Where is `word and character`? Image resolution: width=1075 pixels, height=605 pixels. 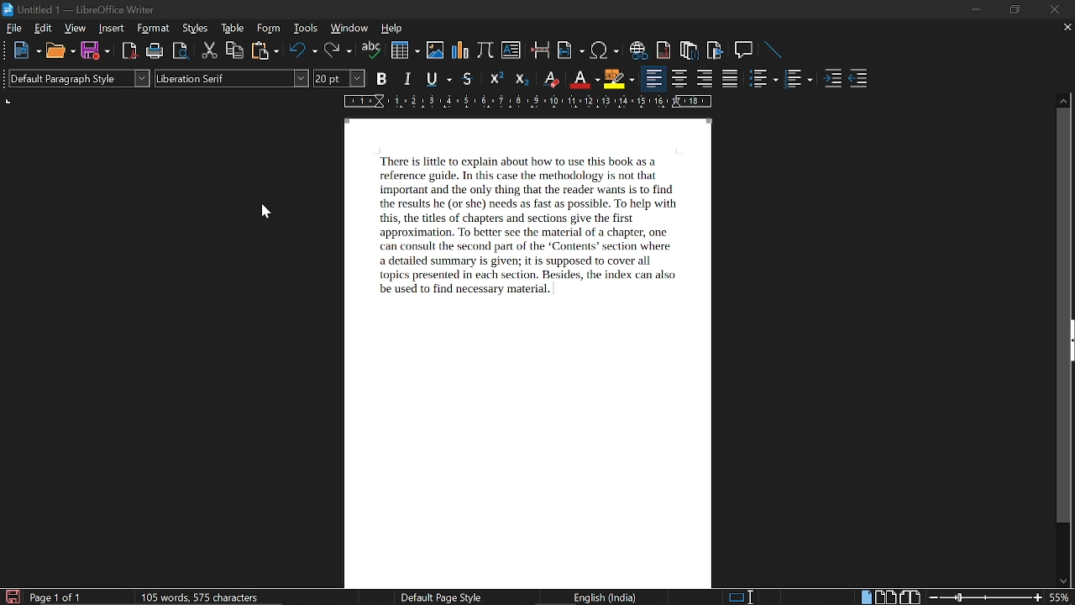
word and character is located at coordinates (203, 597).